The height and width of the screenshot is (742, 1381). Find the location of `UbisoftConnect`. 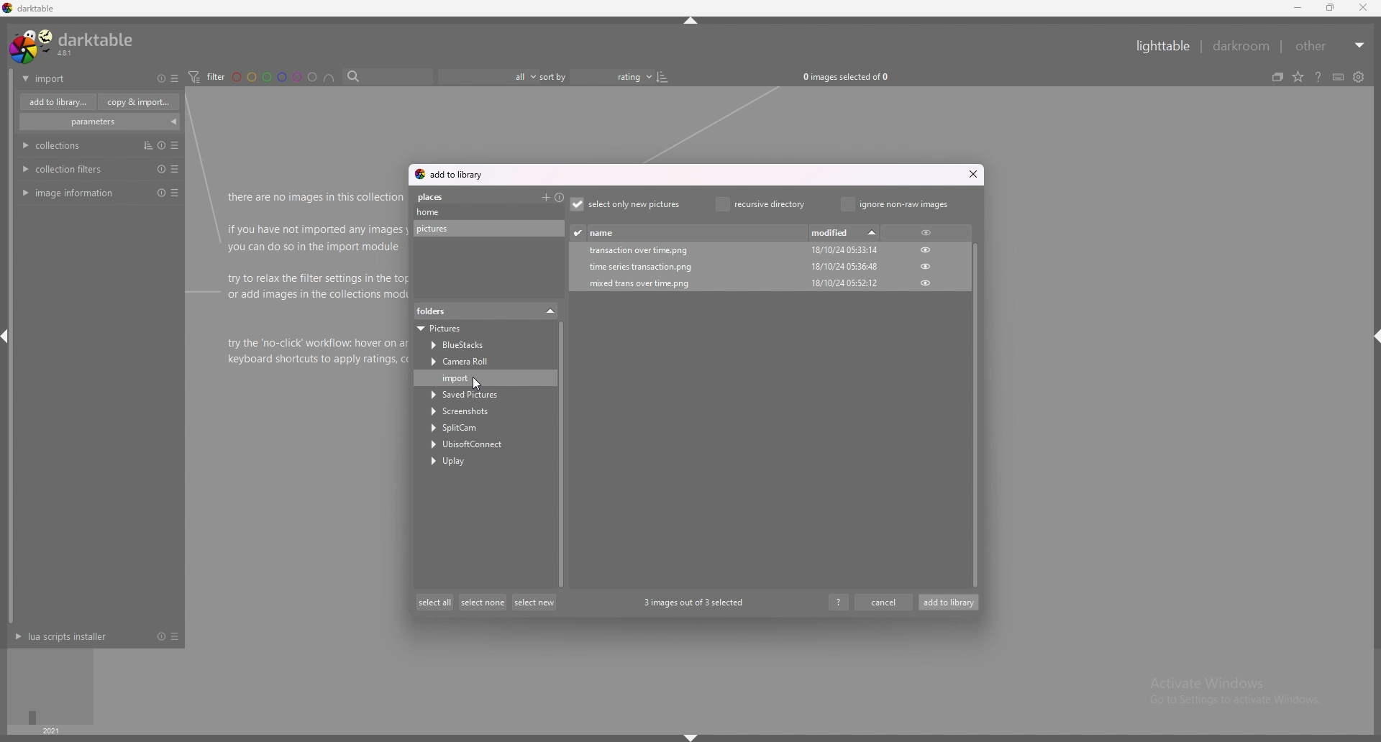

UbisoftConnect is located at coordinates (479, 444).